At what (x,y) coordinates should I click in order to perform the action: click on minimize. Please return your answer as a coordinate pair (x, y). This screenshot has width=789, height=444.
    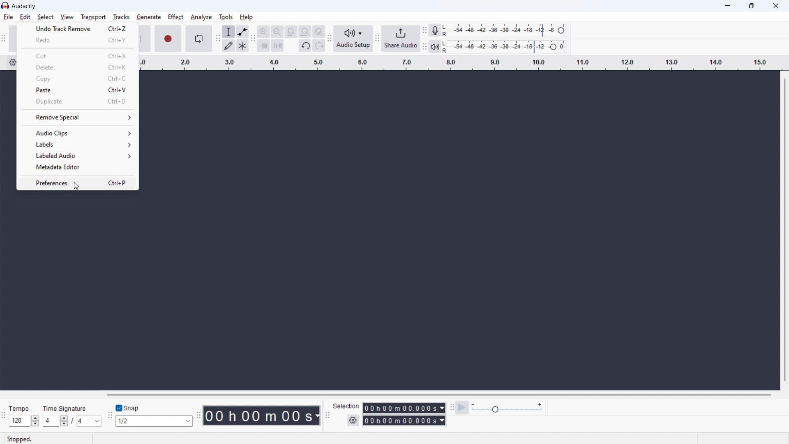
    Looking at the image, I should click on (727, 6).